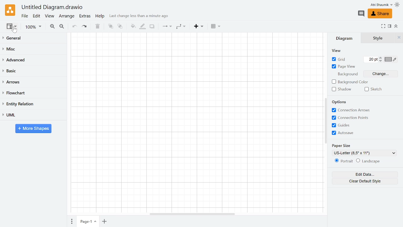  Describe the element at coordinates (199, 27) in the screenshot. I see `Insert` at that location.